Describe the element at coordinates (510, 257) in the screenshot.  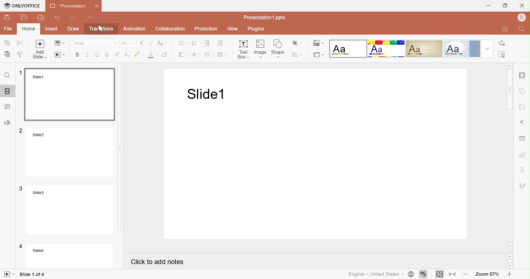
I see `Scroll up` at that location.